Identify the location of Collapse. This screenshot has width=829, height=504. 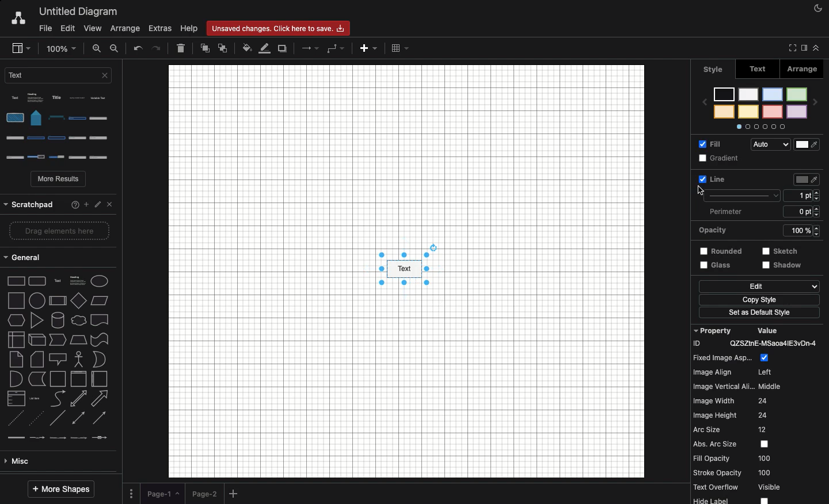
(816, 48).